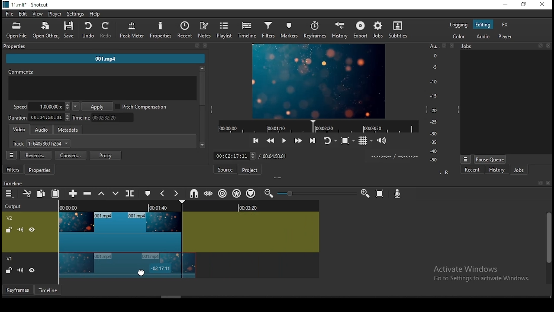 This screenshot has width=554, height=312. Describe the element at coordinates (28, 194) in the screenshot. I see `cut` at that location.